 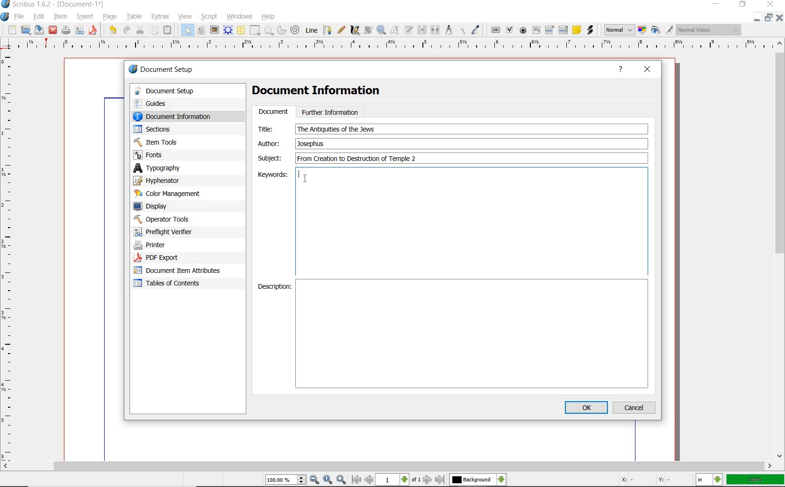 I want to click on subject, so click(x=470, y=158).